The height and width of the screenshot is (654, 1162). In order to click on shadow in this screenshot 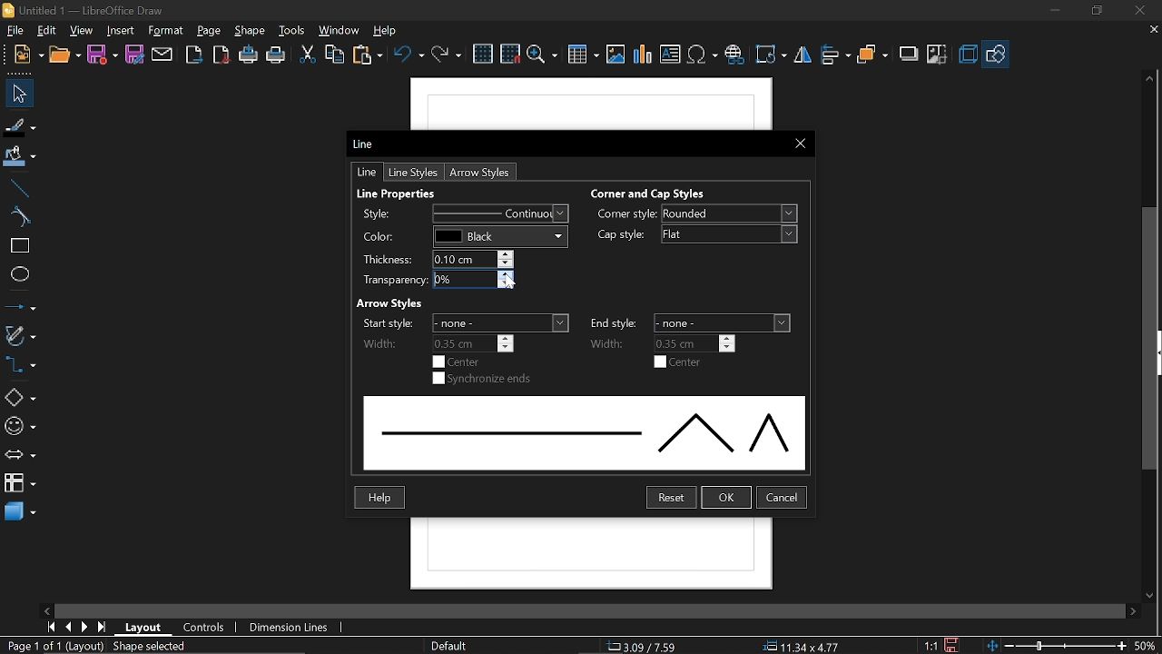, I will do `click(909, 54)`.